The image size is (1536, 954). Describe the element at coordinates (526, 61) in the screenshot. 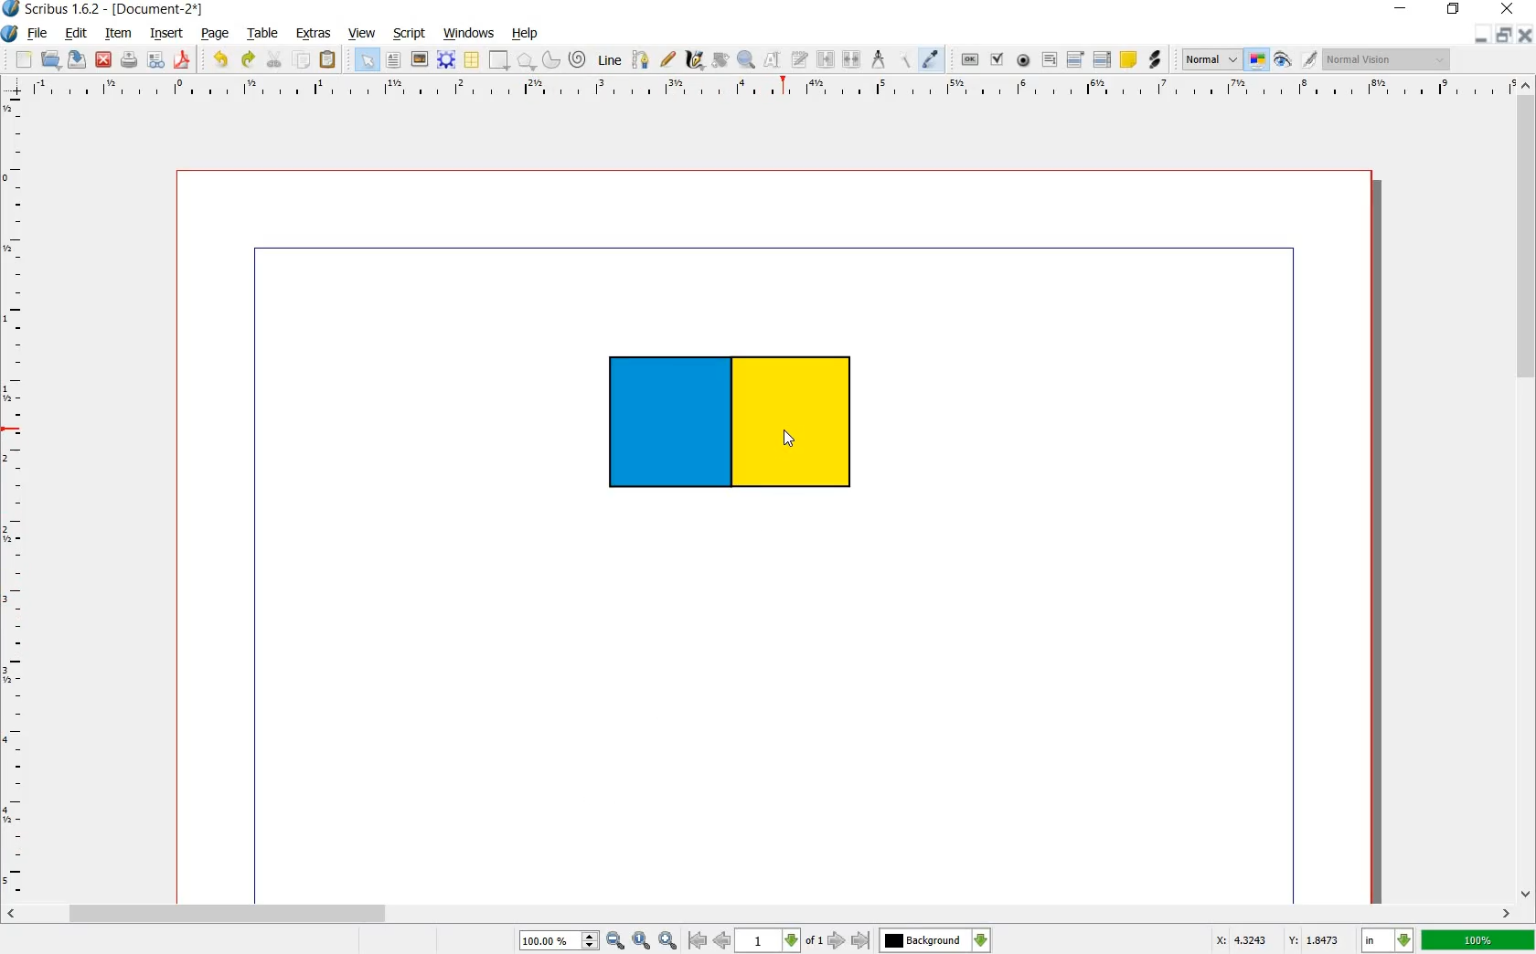

I see `polygon` at that location.